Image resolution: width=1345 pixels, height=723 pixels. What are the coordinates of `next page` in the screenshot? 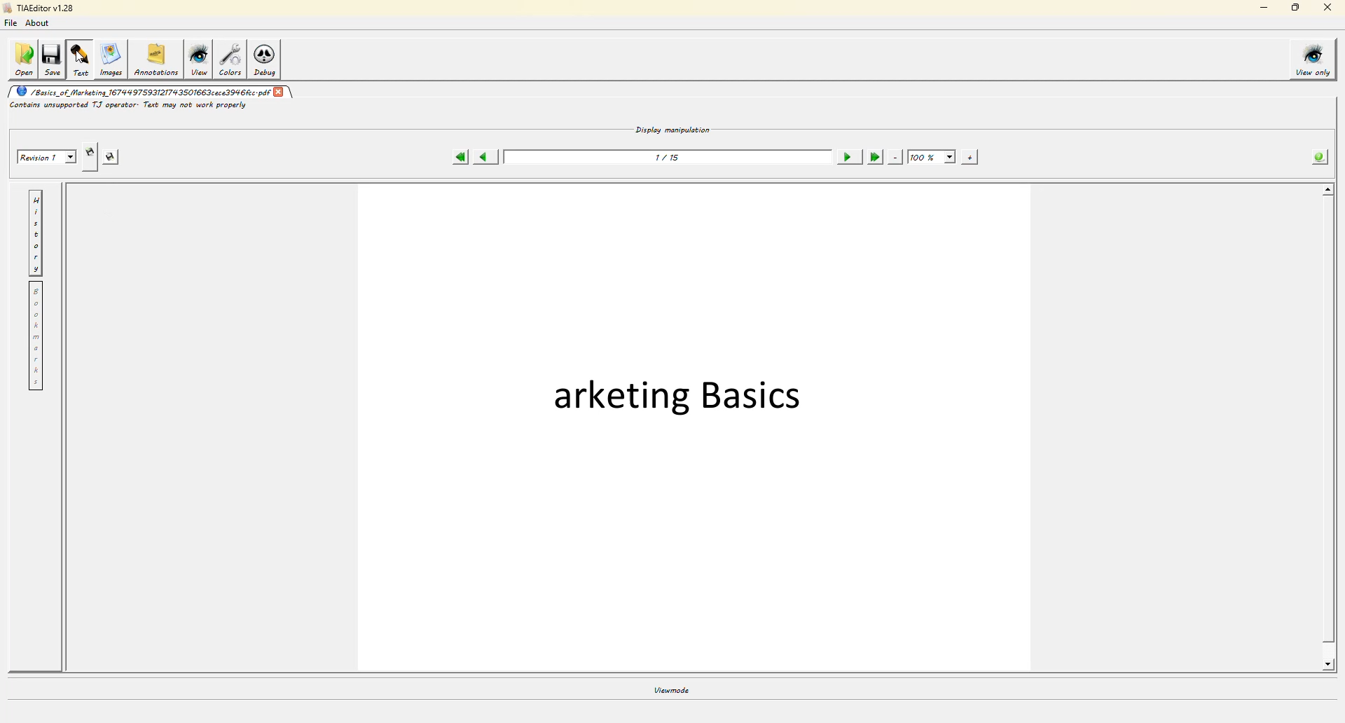 It's located at (847, 156).